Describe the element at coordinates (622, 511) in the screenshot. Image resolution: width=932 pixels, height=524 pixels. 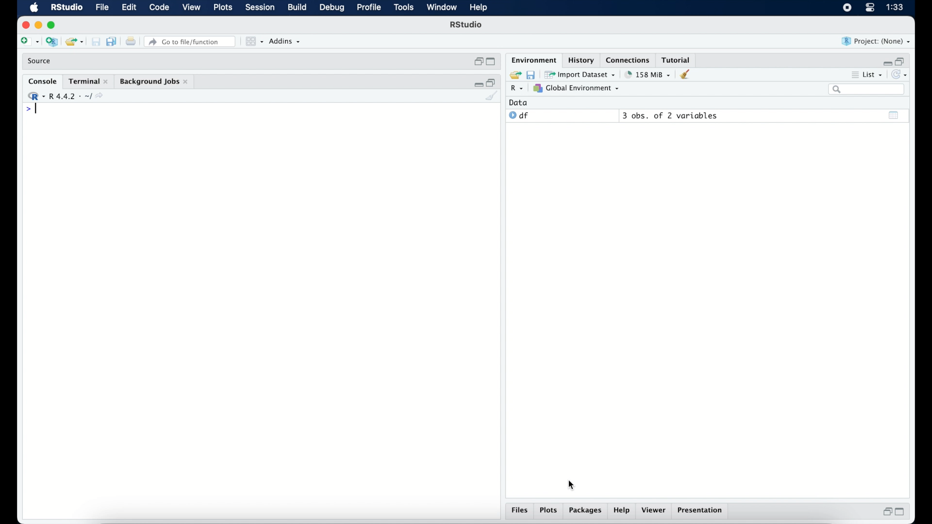
I see `help` at that location.